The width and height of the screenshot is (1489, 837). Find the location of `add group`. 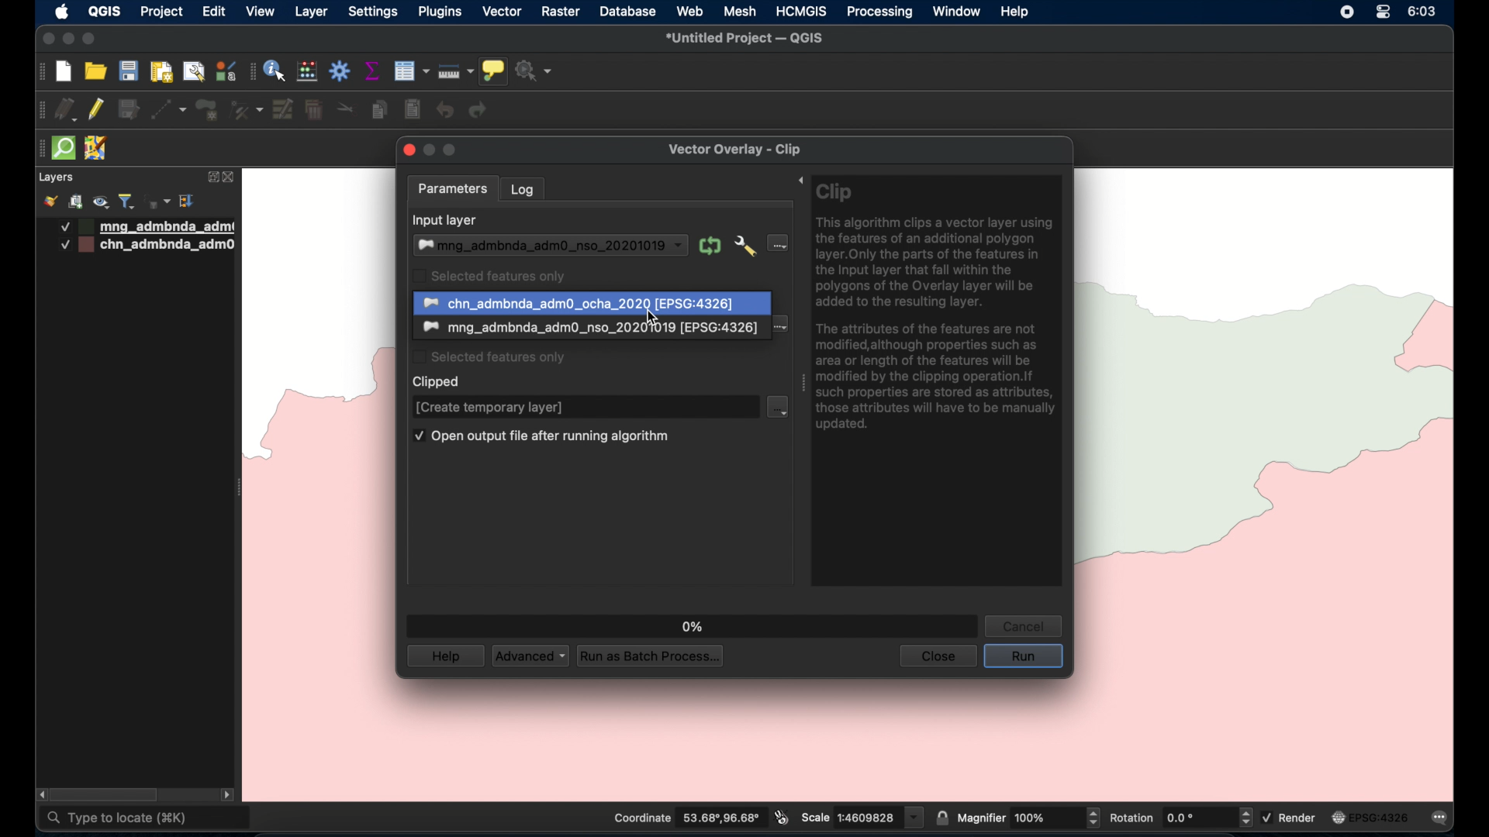

add group is located at coordinates (75, 201).